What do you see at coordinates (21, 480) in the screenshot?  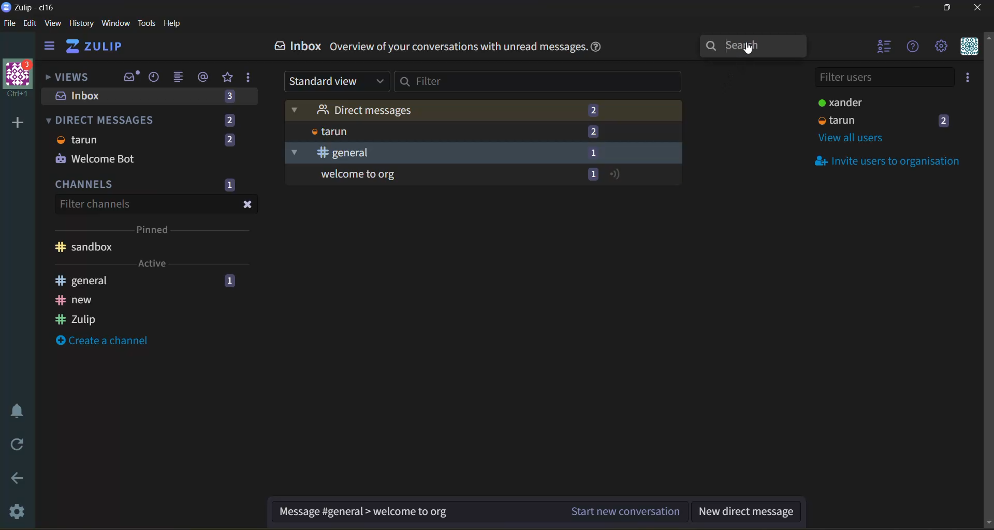 I see `go back` at bounding box center [21, 480].